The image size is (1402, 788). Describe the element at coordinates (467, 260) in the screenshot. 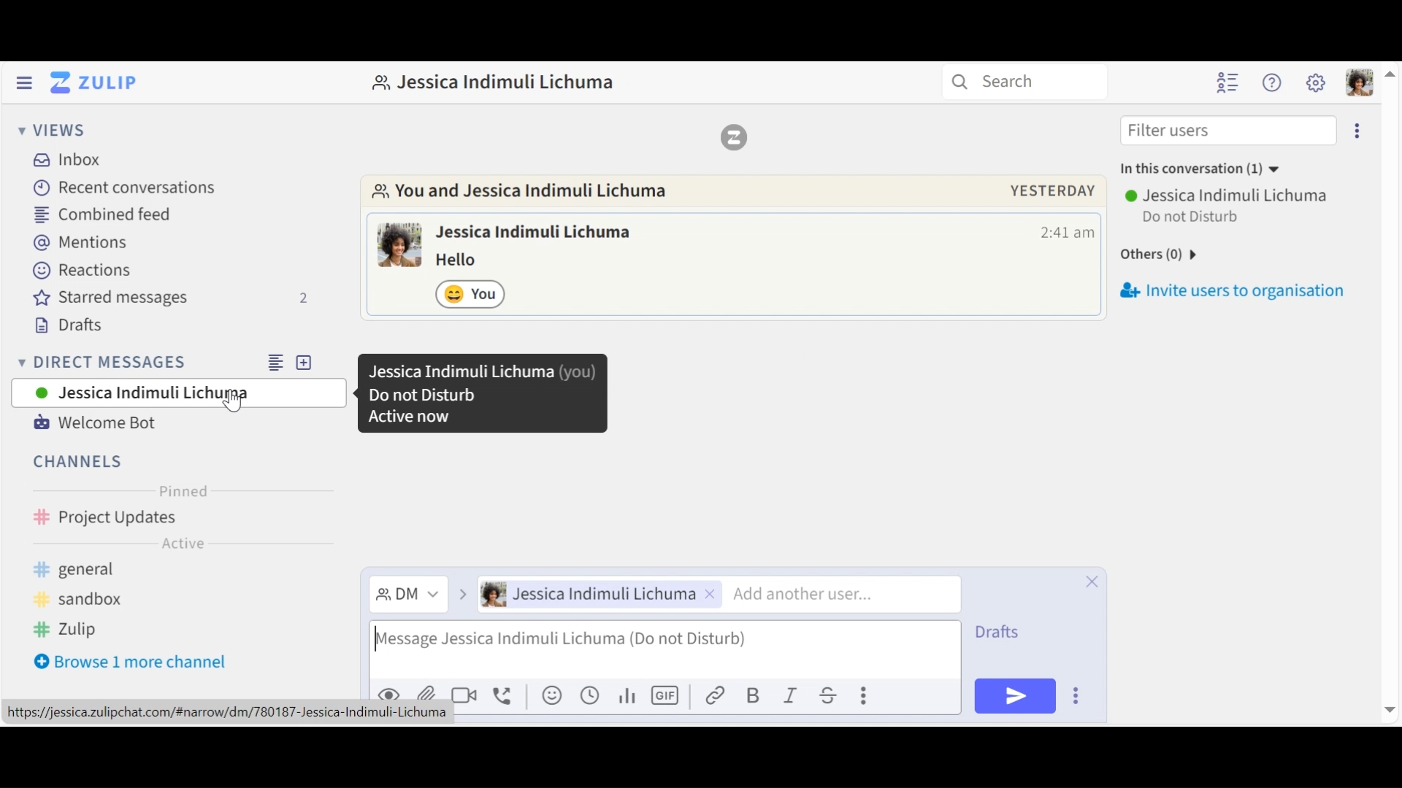

I see `Messages` at that location.